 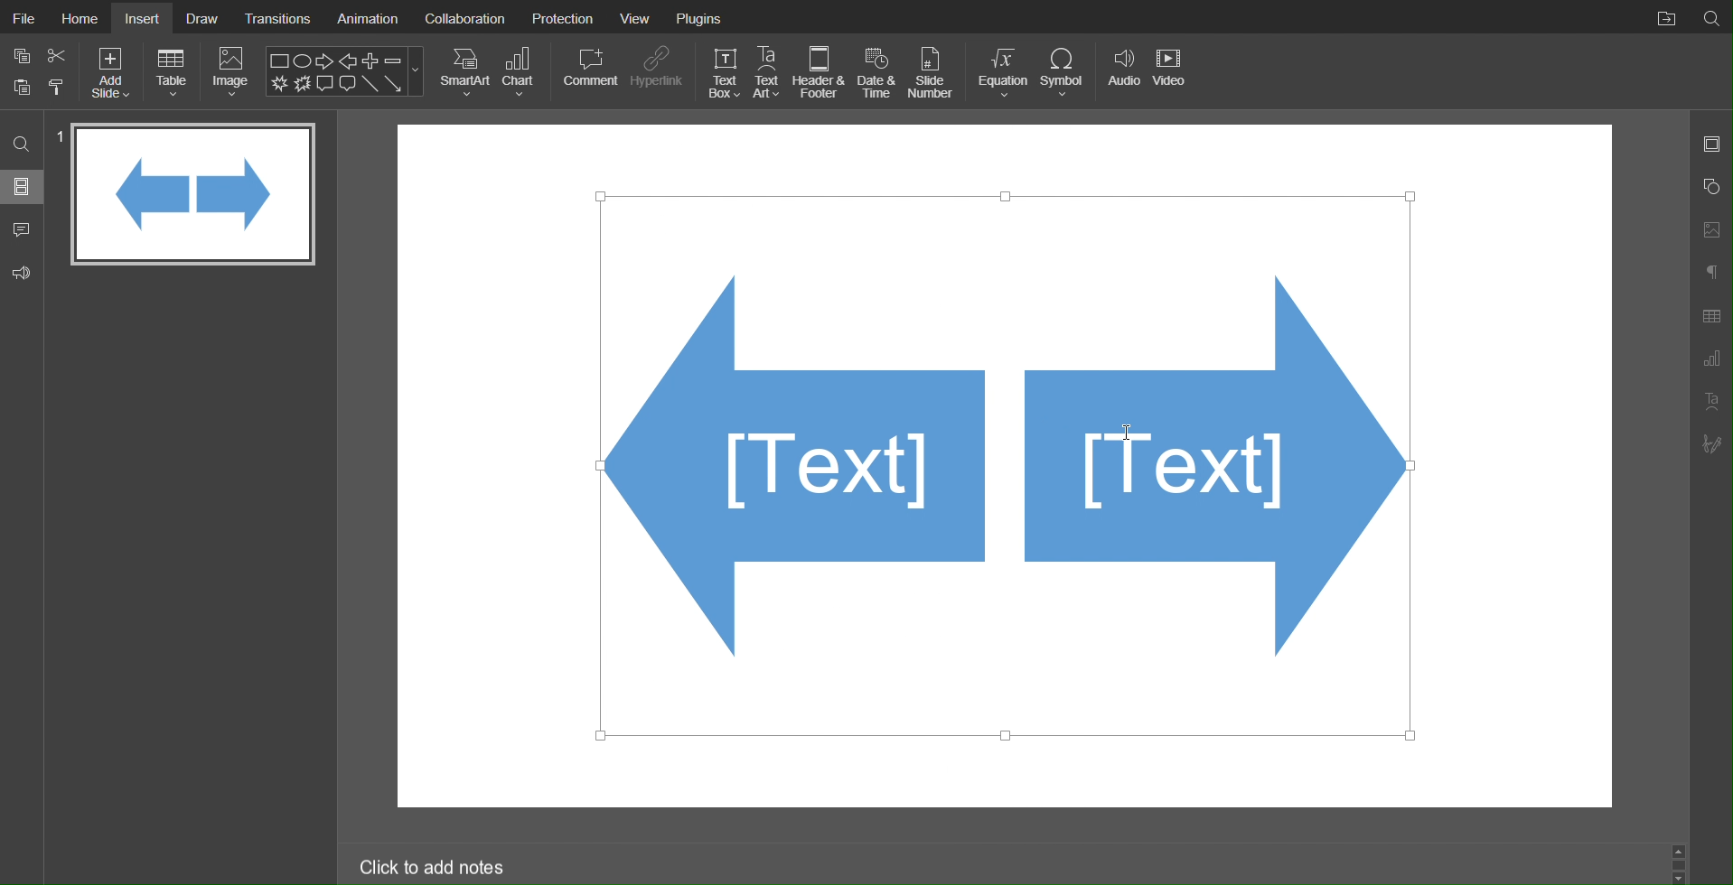 What do you see at coordinates (434, 865) in the screenshot?
I see `Click to add notes` at bounding box center [434, 865].